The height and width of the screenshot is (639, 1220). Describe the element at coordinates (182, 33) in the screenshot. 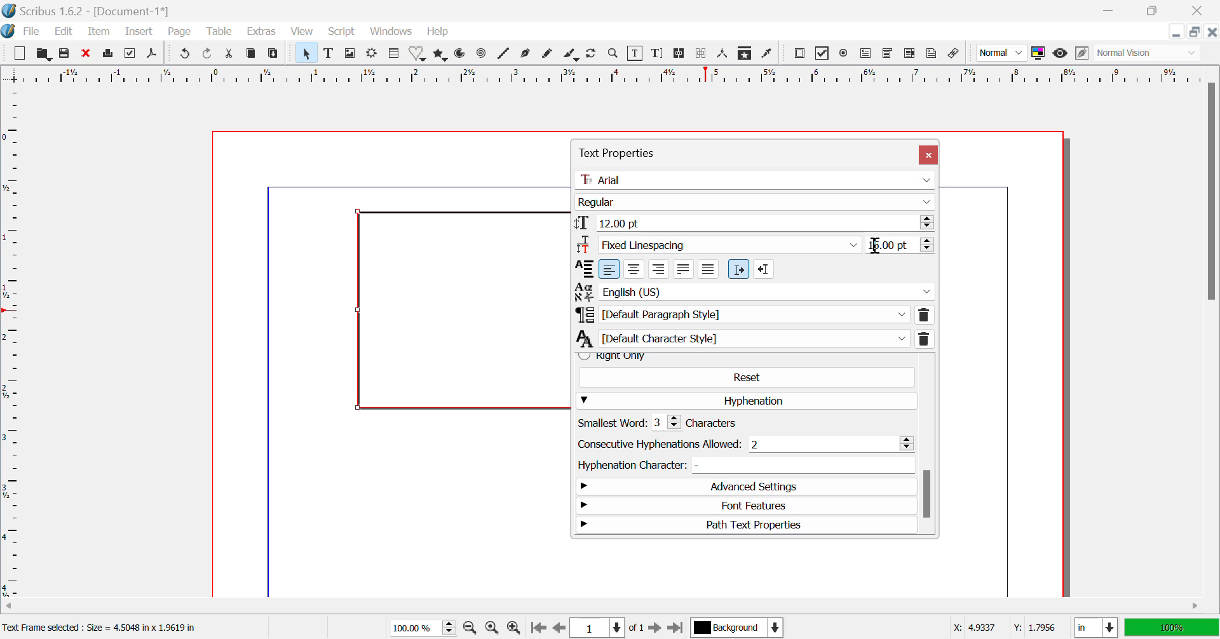

I see `Page` at that location.